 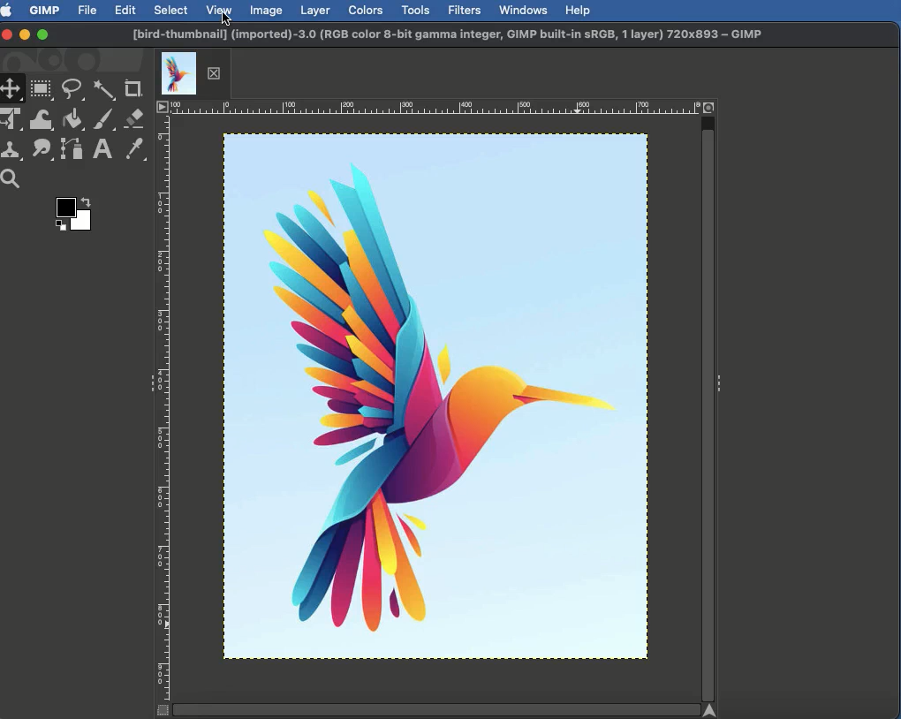 What do you see at coordinates (415, 11) in the screenshot?
I see `Tools` at bounding box center [415, 11].